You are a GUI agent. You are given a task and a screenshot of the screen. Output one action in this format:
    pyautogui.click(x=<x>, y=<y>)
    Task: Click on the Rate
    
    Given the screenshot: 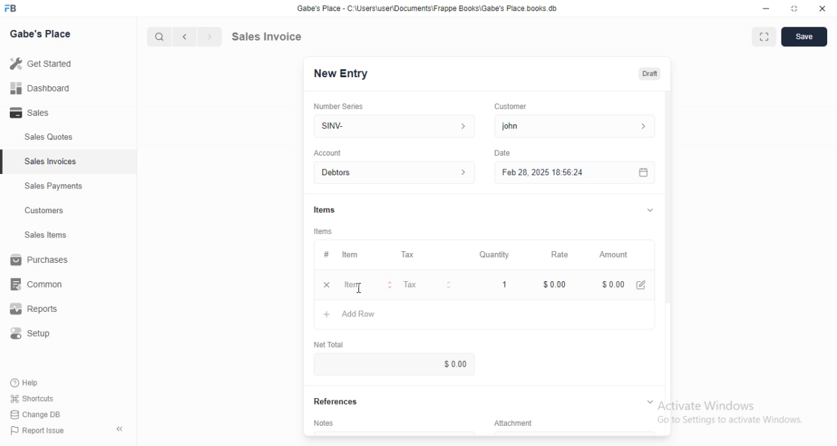 What is the action you would take?
    pyautogui.click(x=558, y=254)
    